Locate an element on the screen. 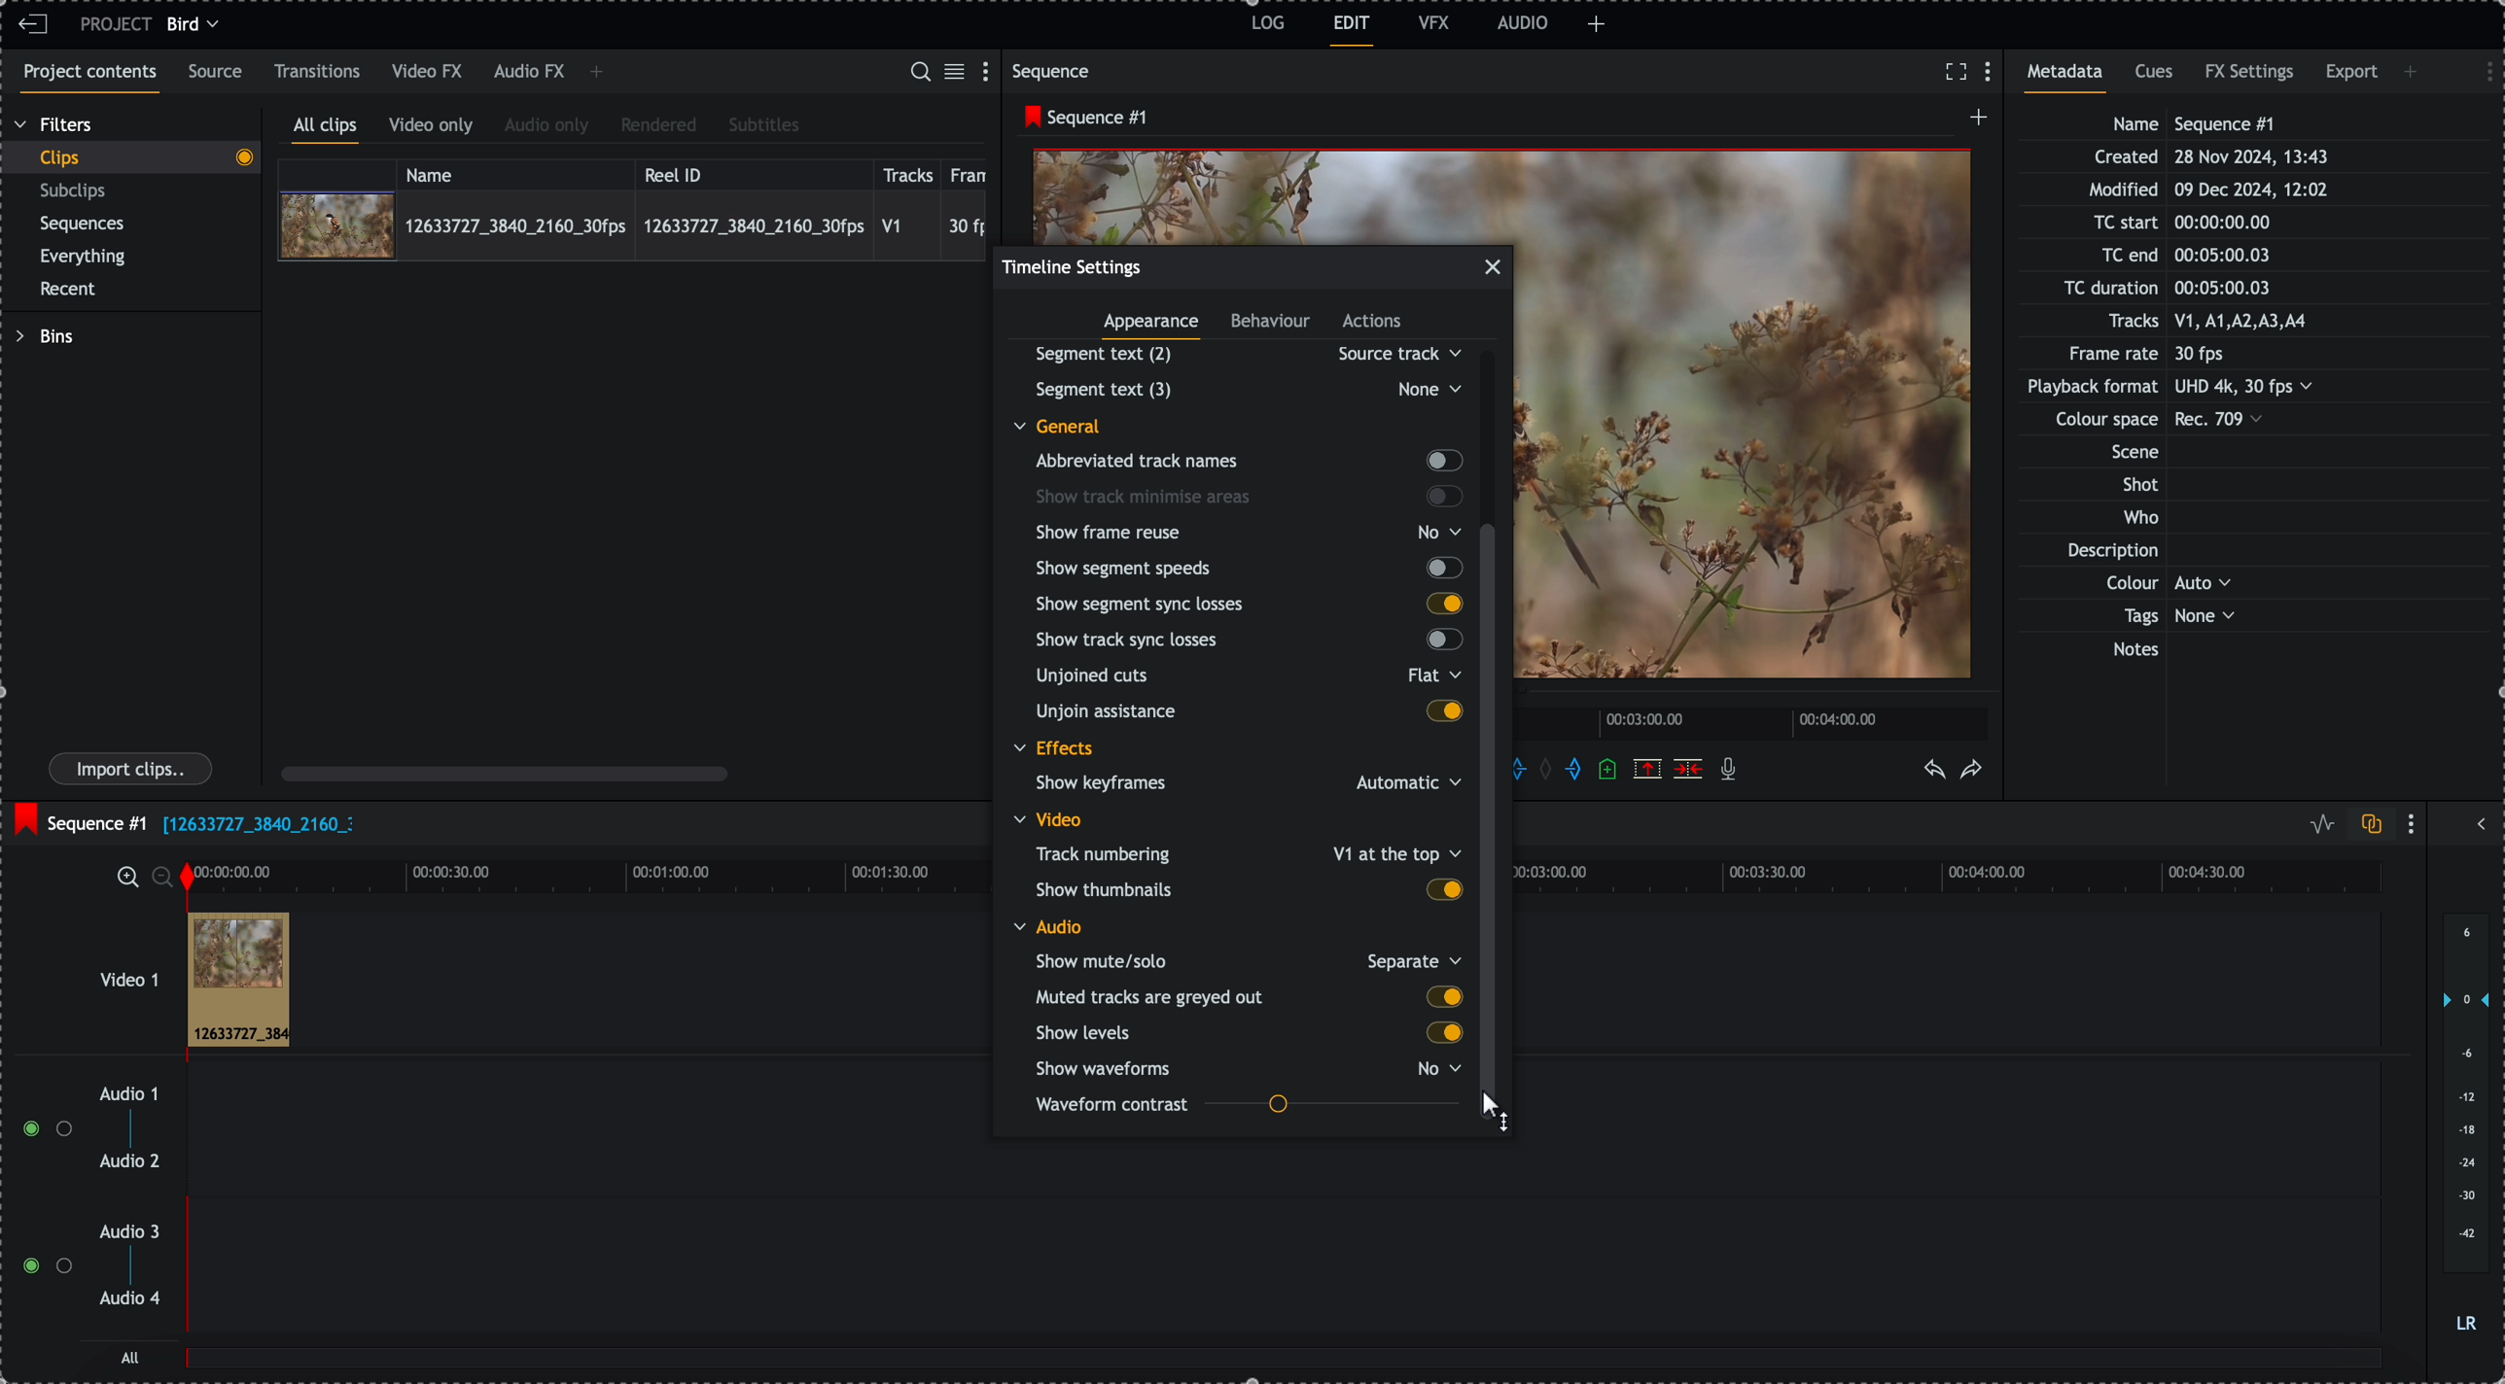 The height and width of the screenshot is (1384, 2505). add in marks is located at coordinates (1533, 767).